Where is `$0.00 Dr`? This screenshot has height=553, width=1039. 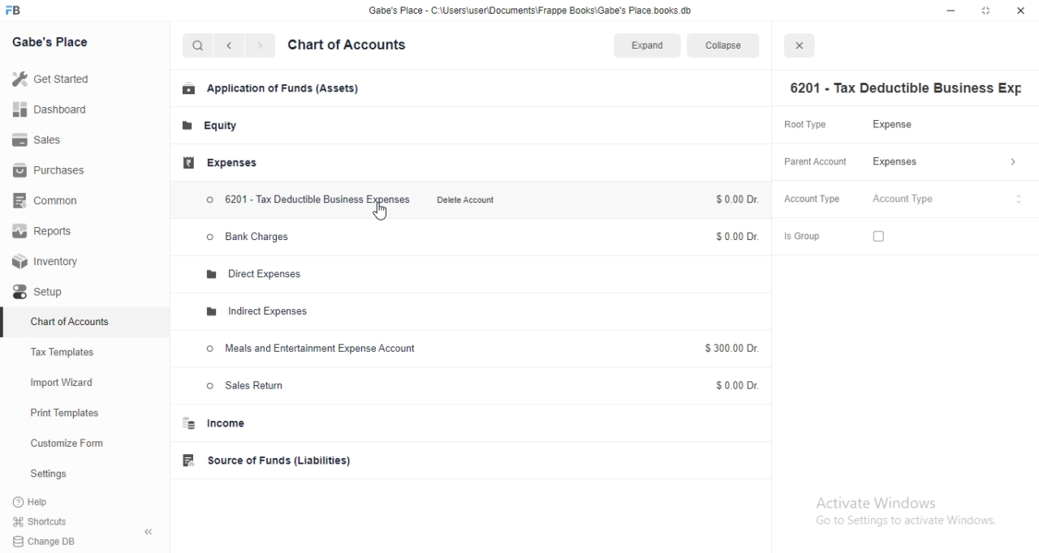 $0.00 Dr is located at coordinates (735, 237).